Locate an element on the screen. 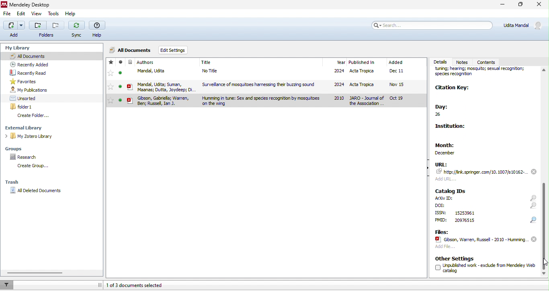  details is located at coordinates (440, 61).